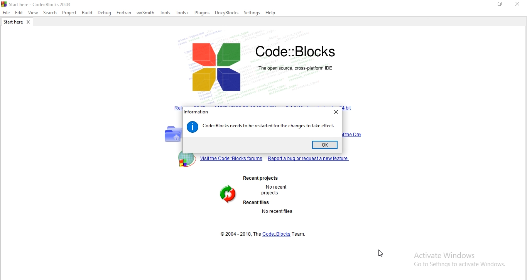 This screenshot has width=527, height=280. What do you see at coordinates (87, 12) in the screenshot?
I see `Bulid` at bounding box center [87, 12].